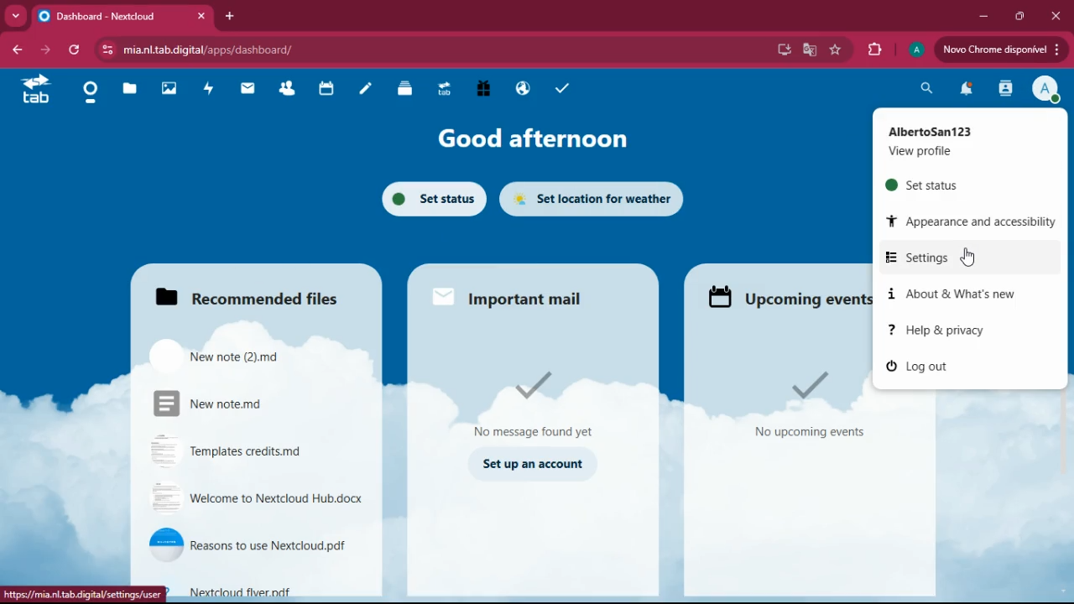  I want to click on back, so click(15, 50).